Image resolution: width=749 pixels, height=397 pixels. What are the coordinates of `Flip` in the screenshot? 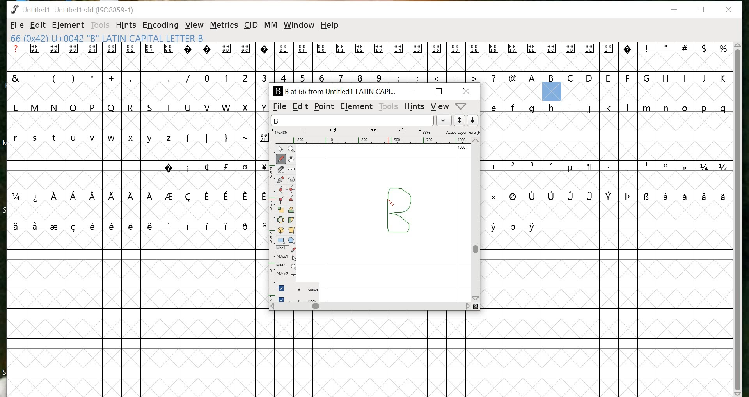 It's located at (281, 221).